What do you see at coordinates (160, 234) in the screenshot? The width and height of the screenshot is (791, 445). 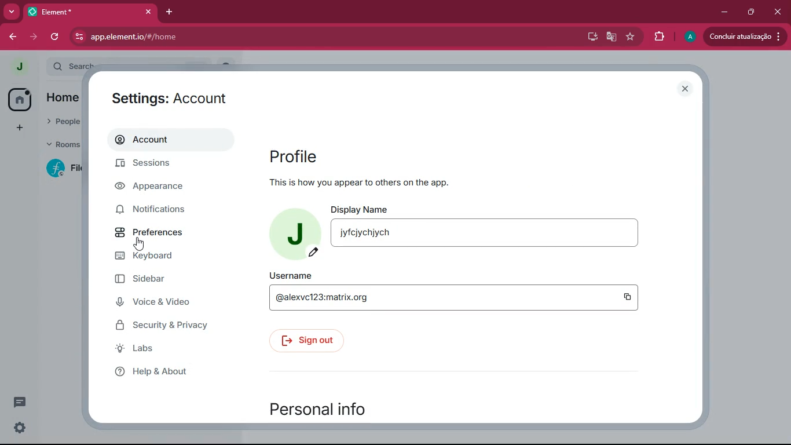 I see `preferences` at bounding box center [160, 234].